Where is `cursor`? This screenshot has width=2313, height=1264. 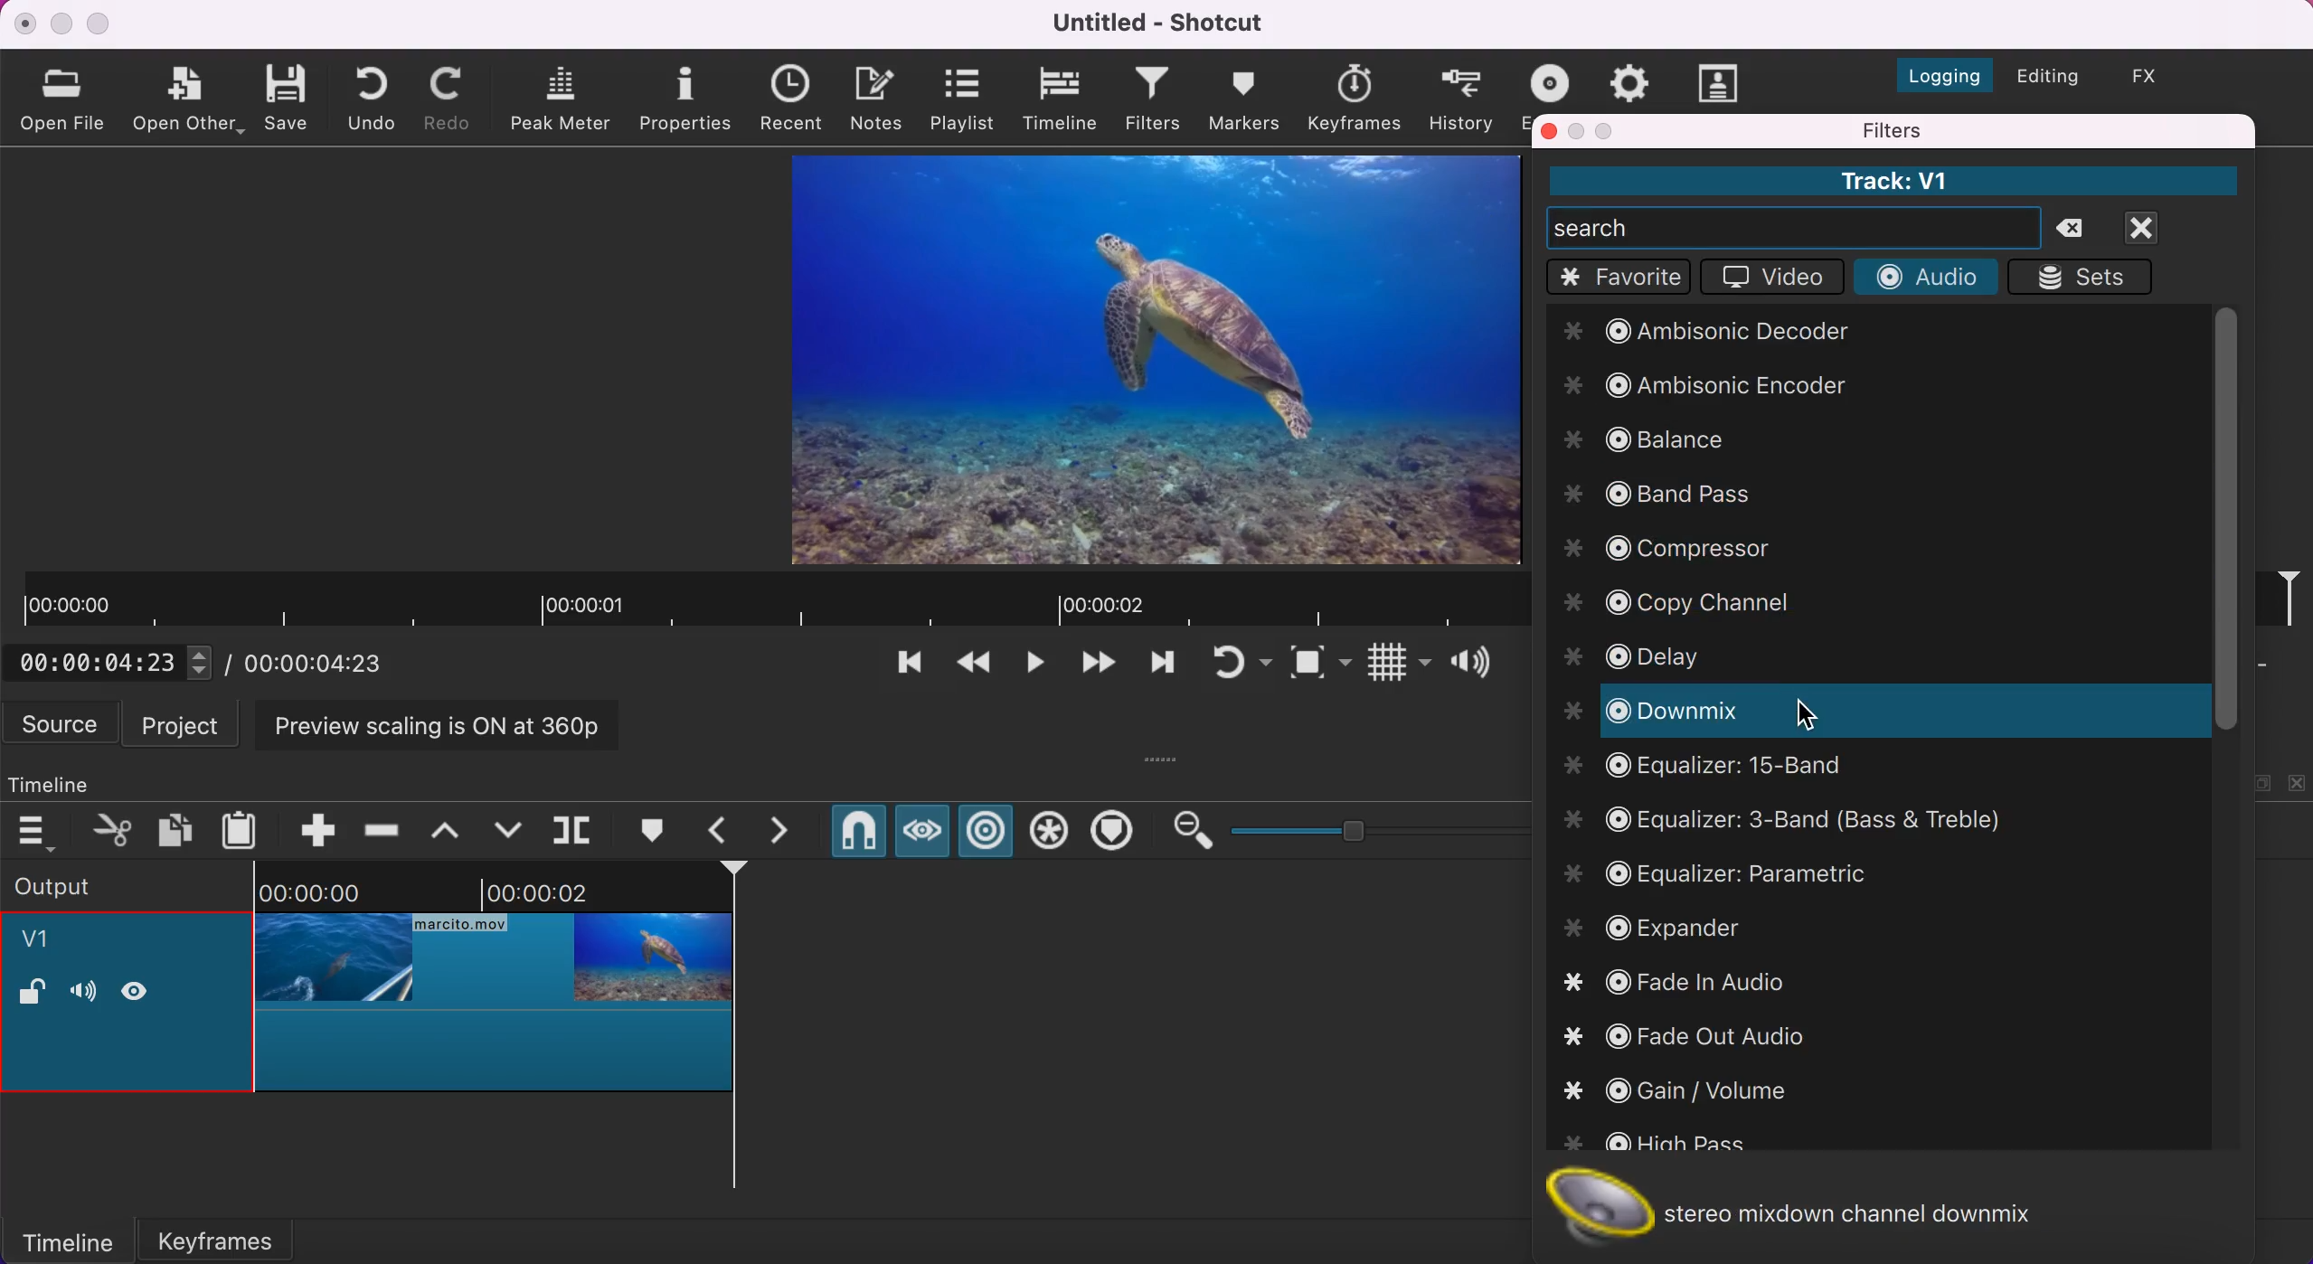 cursor is located at coordinates (1804, 716).